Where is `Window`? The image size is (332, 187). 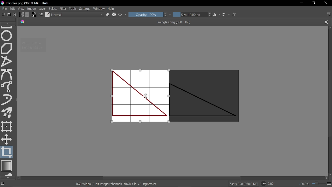
Window is located at coordinates (99, 9).